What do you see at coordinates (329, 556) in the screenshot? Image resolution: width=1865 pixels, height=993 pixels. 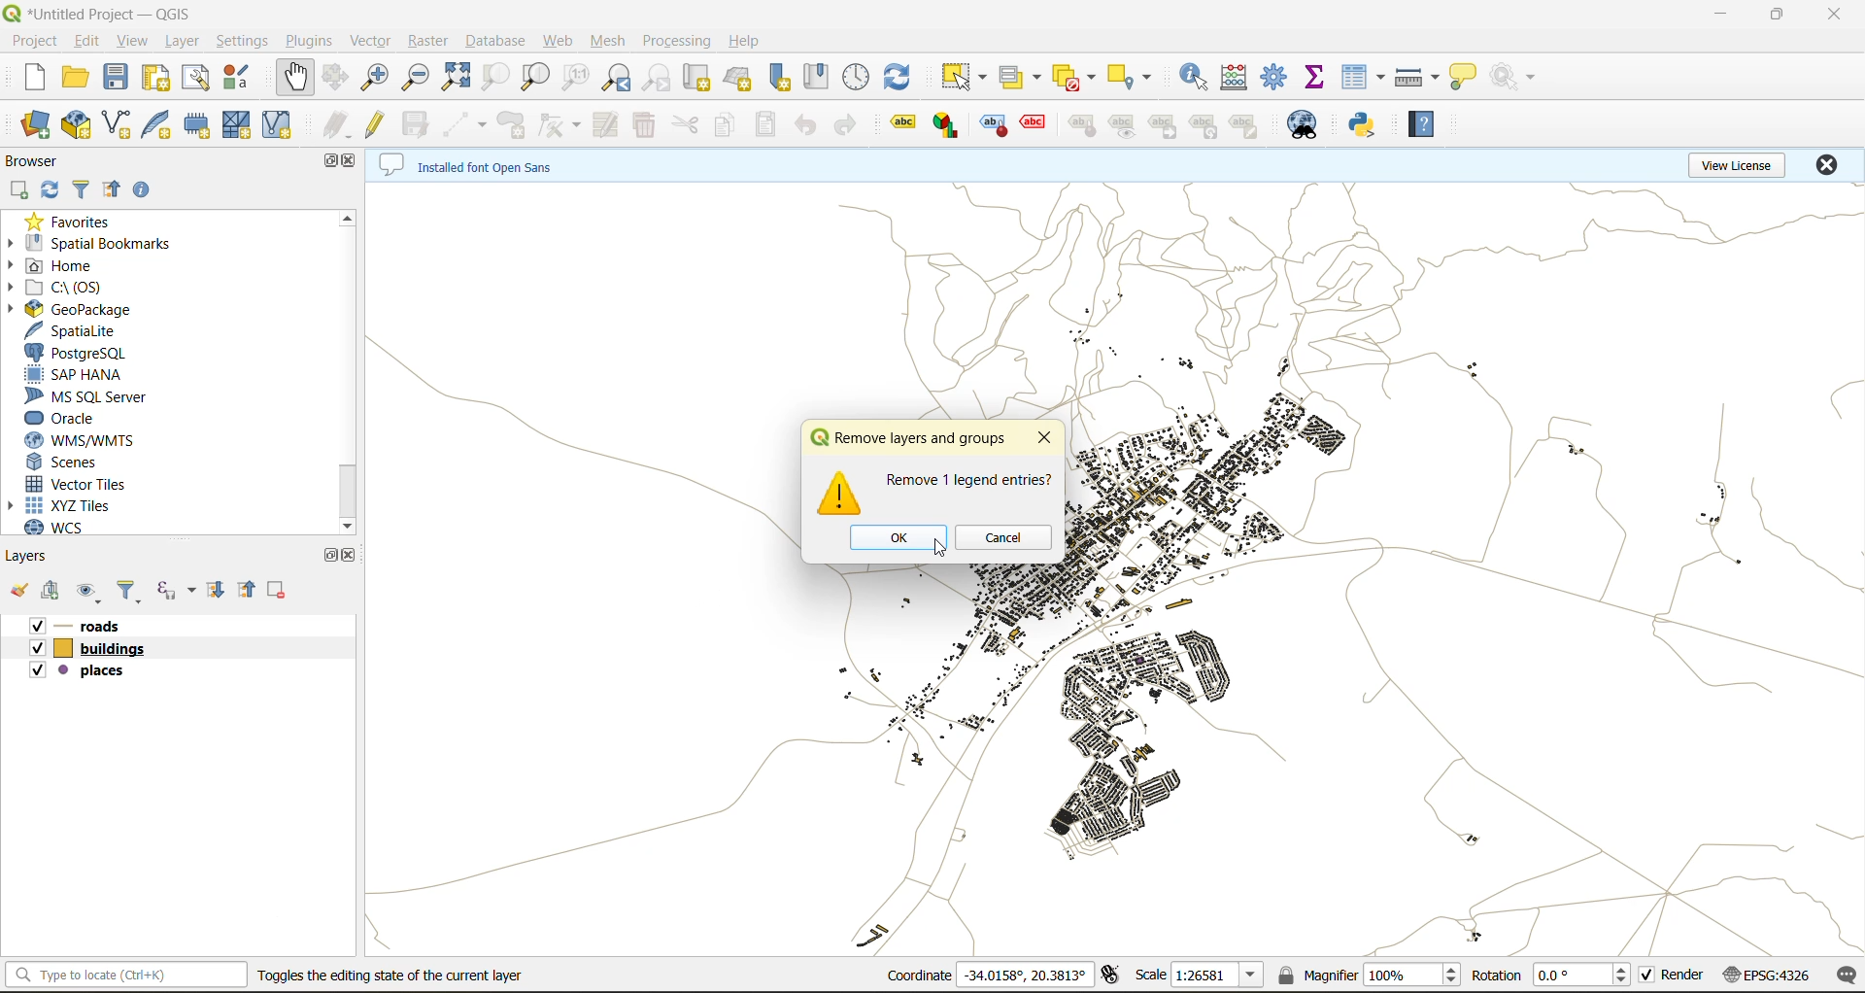 I see `maximize` at bounding box center [329, 556].